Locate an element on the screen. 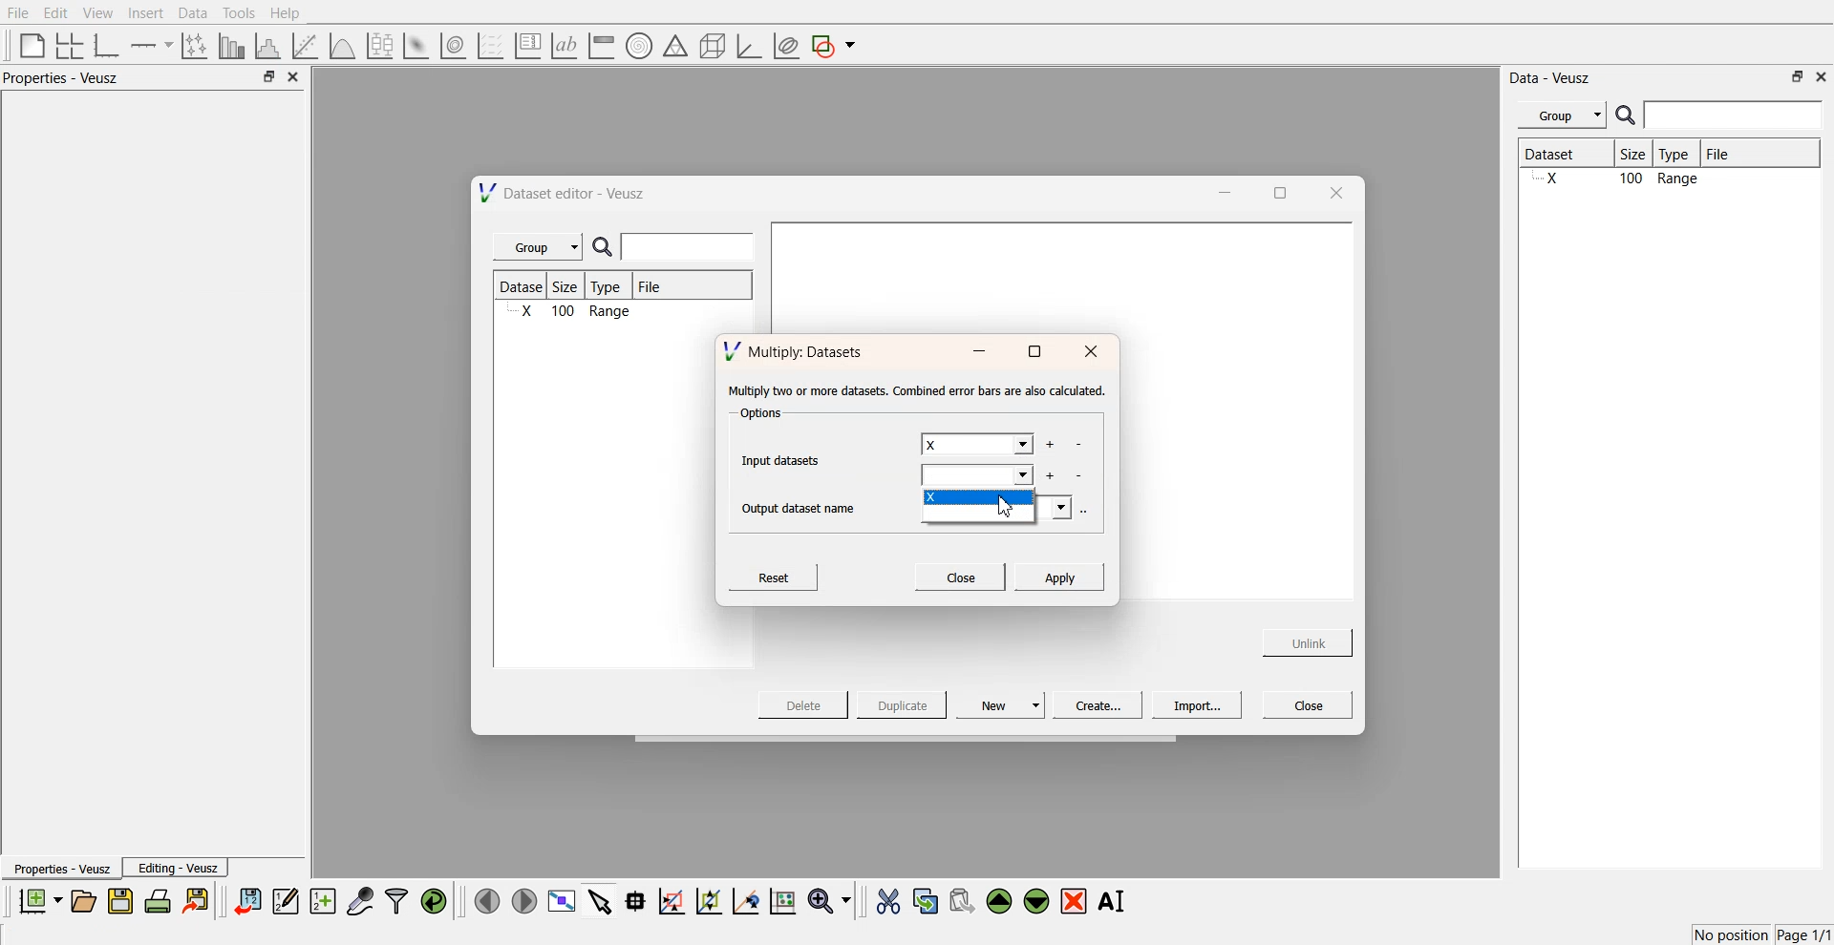 The height and width of the screenshot is (945, 1834). base graphs is located at coordinates (108, 45).